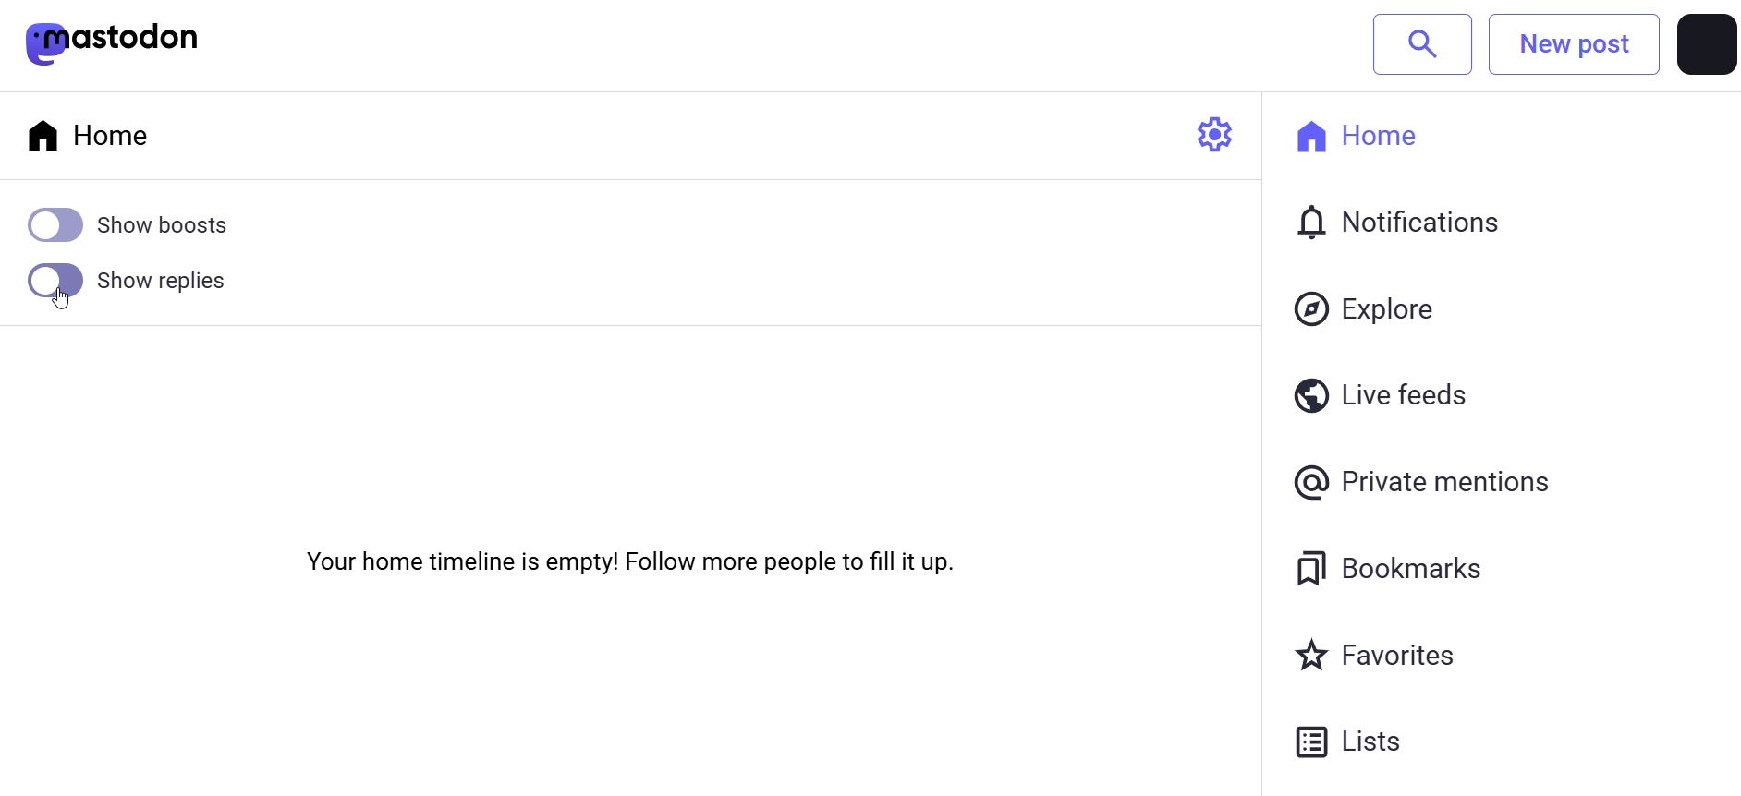  What do you see at coordinates (148, 222) in the screenshot?
I see `show boost disabled` at bounding box center [148, 222].